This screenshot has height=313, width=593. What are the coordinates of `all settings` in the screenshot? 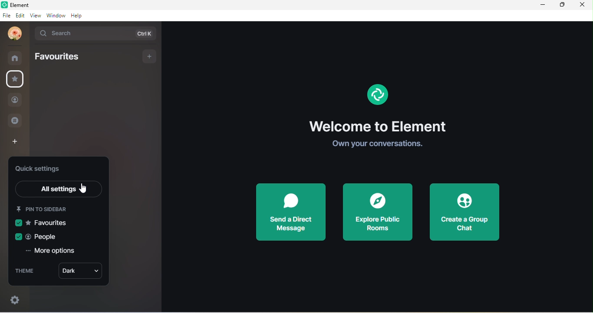 It's located at (59, 188).